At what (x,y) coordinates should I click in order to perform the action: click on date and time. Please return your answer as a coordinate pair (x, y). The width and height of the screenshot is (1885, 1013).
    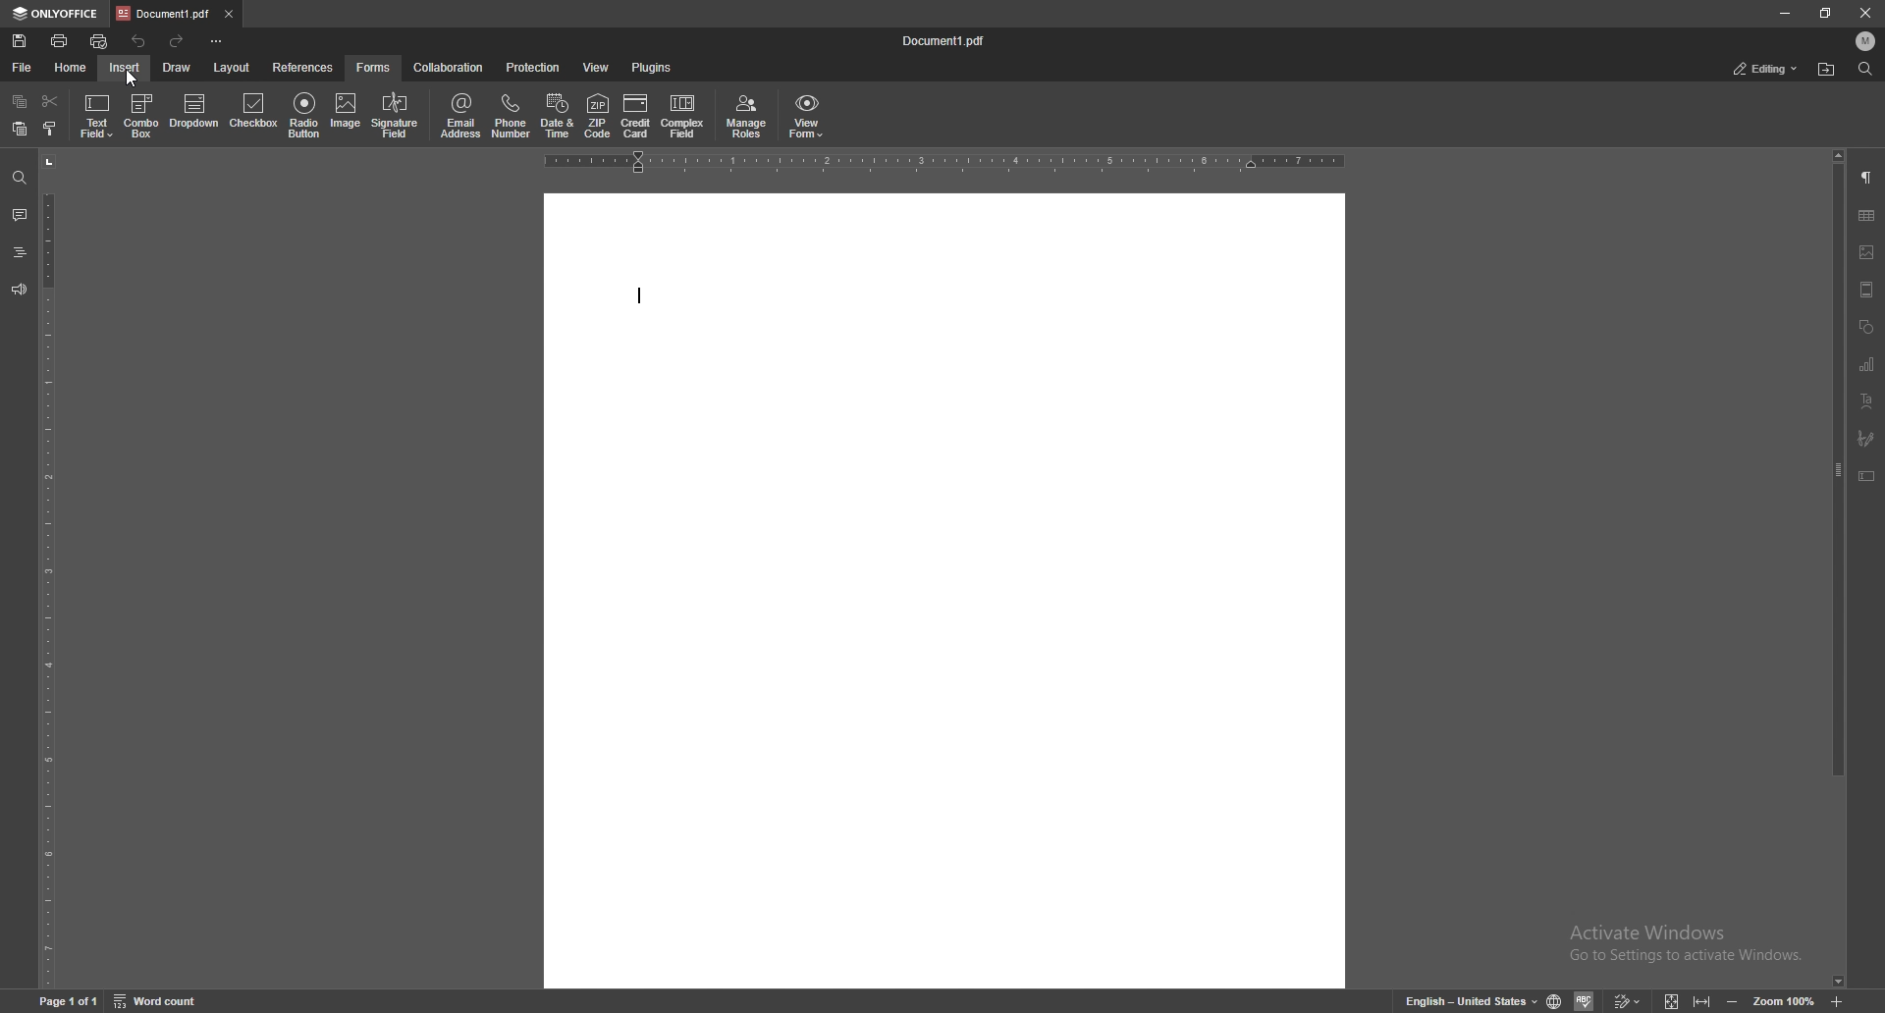
    Looking at the image, I should click on (558, 117).